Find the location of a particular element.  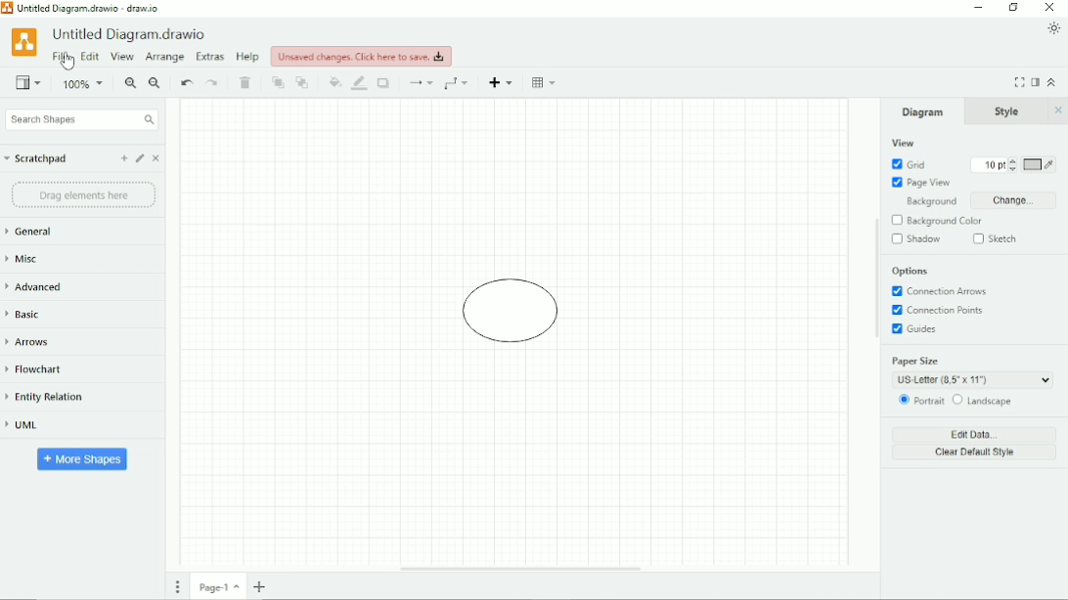

Page number is located at coordinates (219, 589).